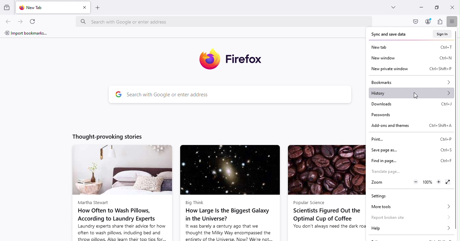 This screenshot has height=241, width=460. What do you see at coordinates (410, 216) in the screenshot?
I see `Report broken site` at bounding box center [410, 216].